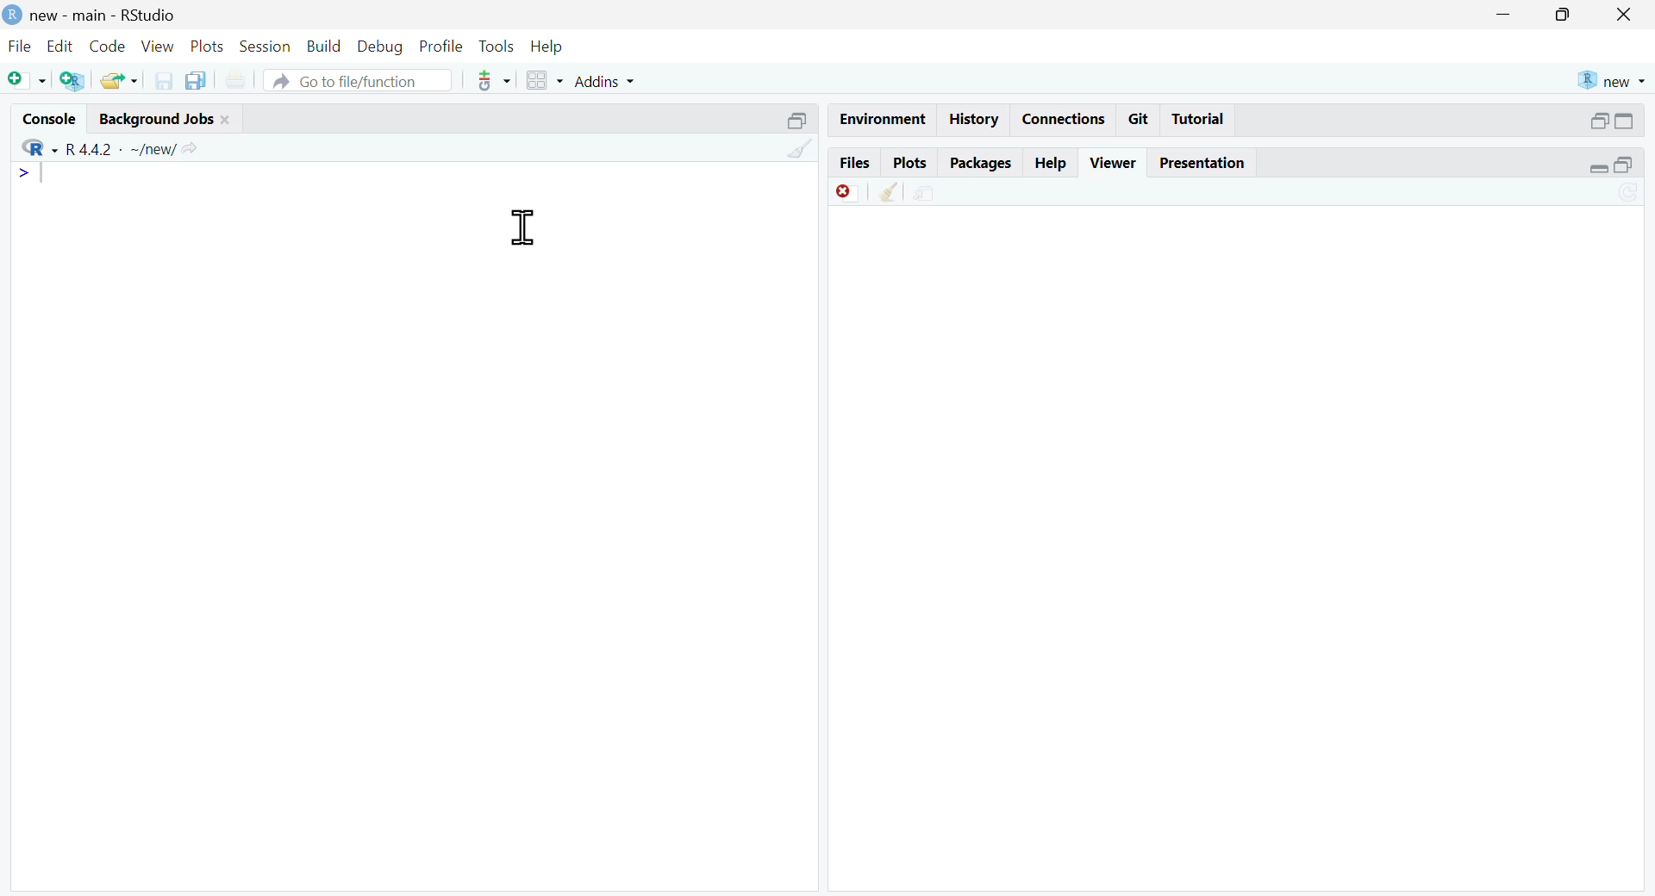  I want to click on open in separate window, so click(799, 121).